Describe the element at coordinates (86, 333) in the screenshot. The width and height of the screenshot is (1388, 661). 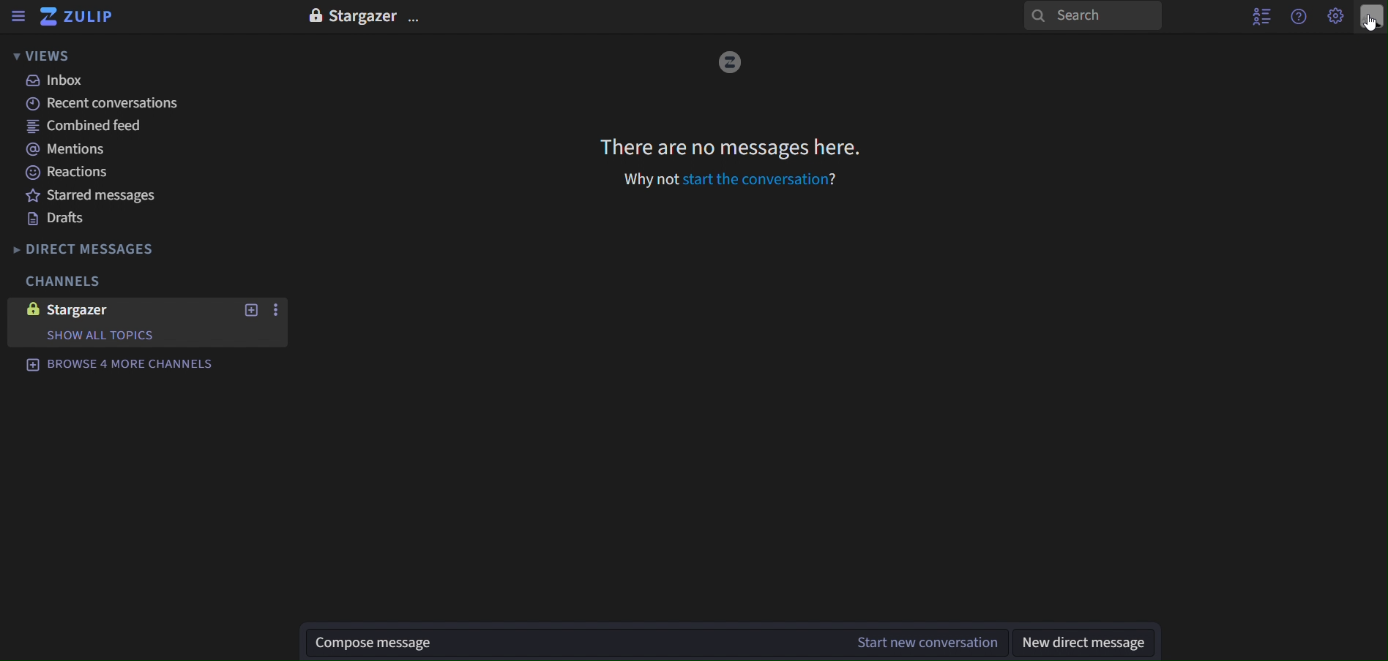
I see `show all topics` at that location.